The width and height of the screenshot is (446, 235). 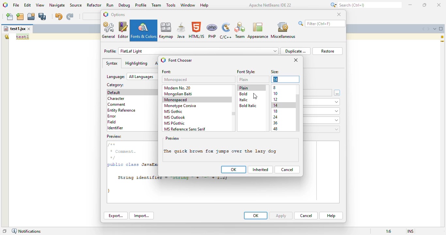 I want to click on cancel, so click(x=306, y=215).